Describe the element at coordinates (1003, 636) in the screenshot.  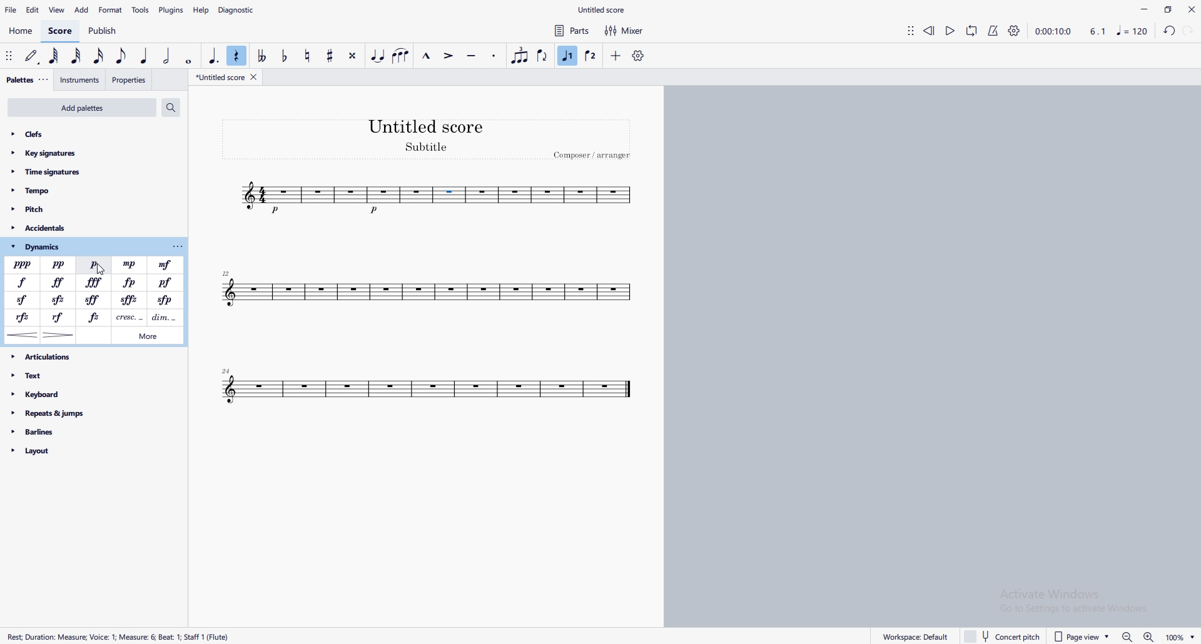
I see `concert pitch` at that location.